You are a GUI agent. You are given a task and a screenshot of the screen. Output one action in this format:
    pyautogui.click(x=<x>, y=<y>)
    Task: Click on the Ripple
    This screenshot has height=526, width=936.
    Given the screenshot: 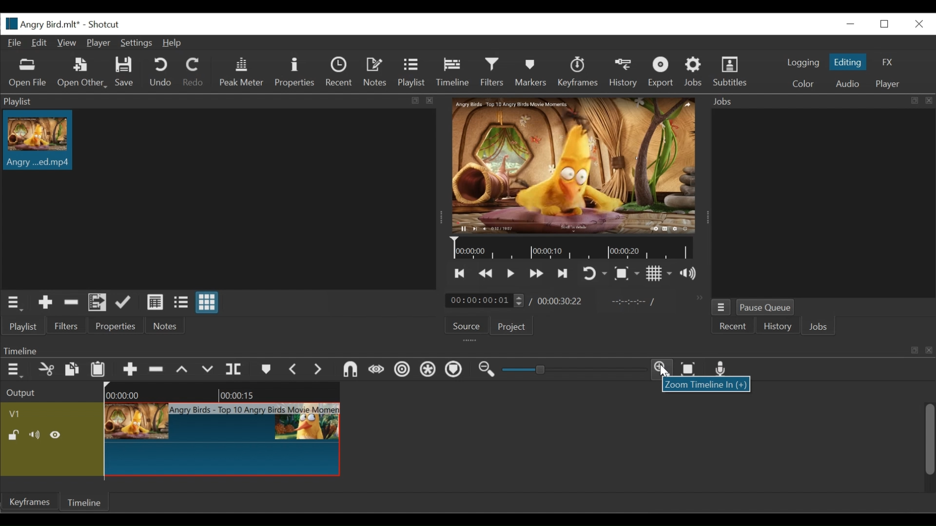 What is the action you would take?
    pyautogui.click(x=403, y=371)
    